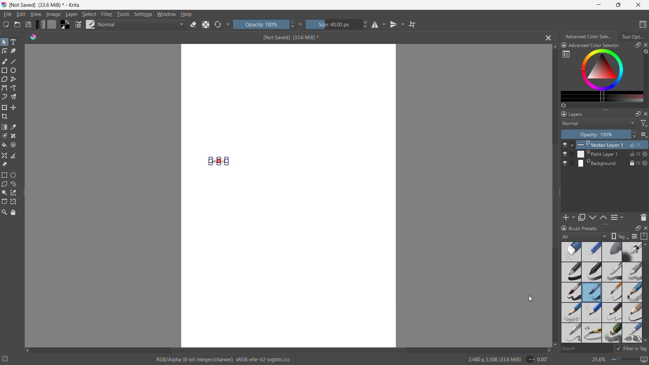  Describe the element at coordinates (589, 36) in the screenshot. I see `advanced color selection` at that location.